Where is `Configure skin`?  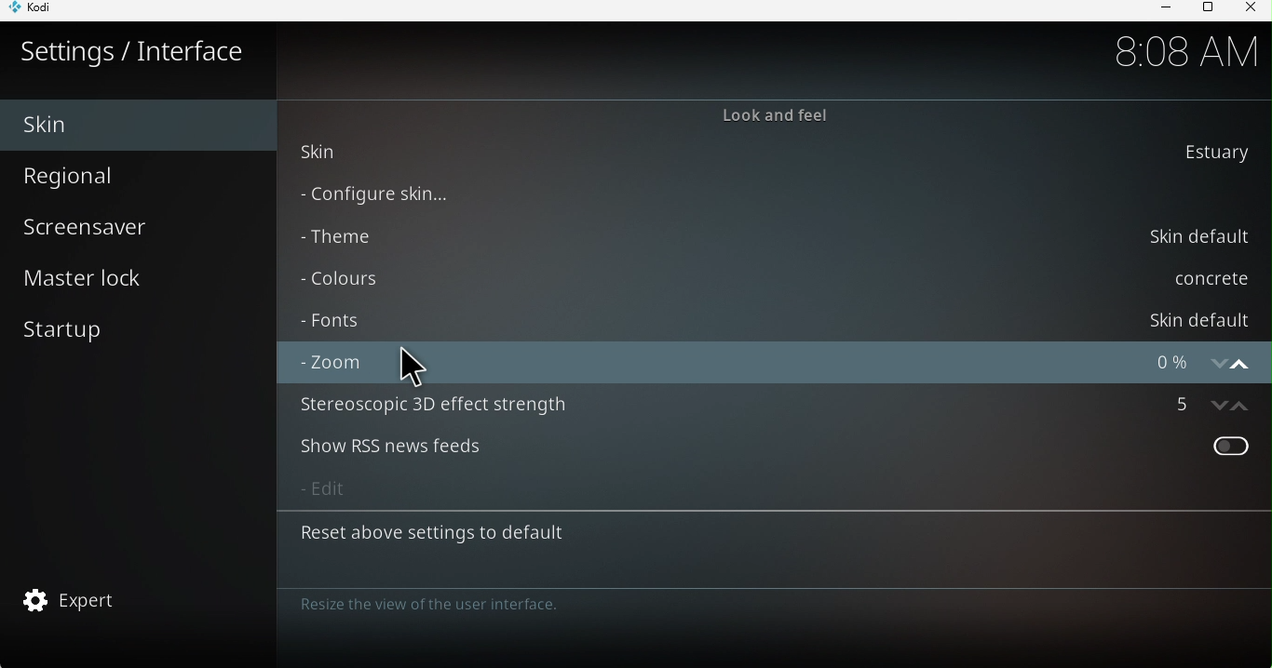 Configure skin is located at coordinates (767, 194).